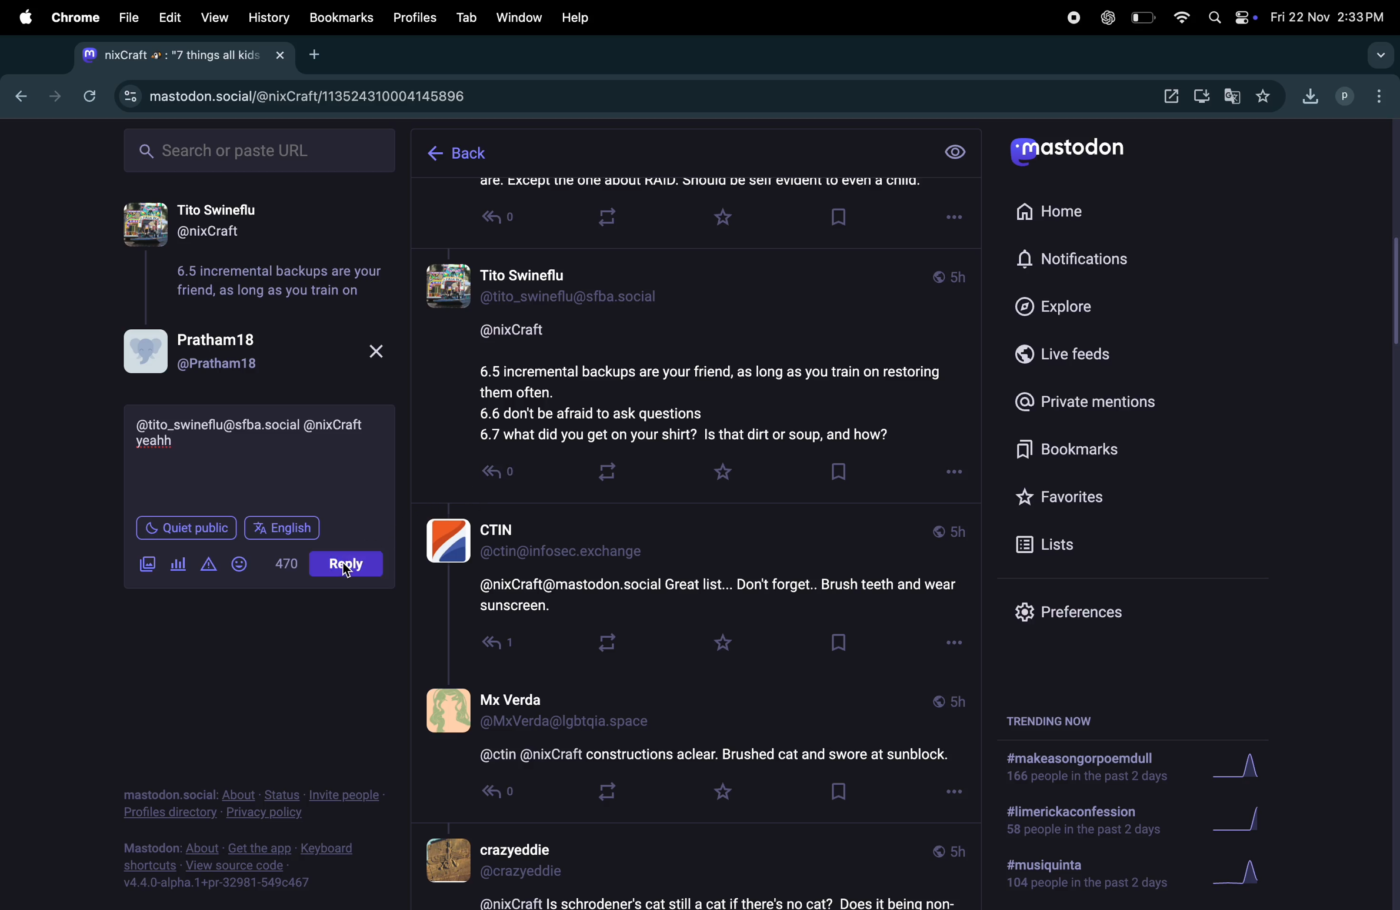 This screenshot has width=1400, height=910. I want to click on Options, so click(955, 219).